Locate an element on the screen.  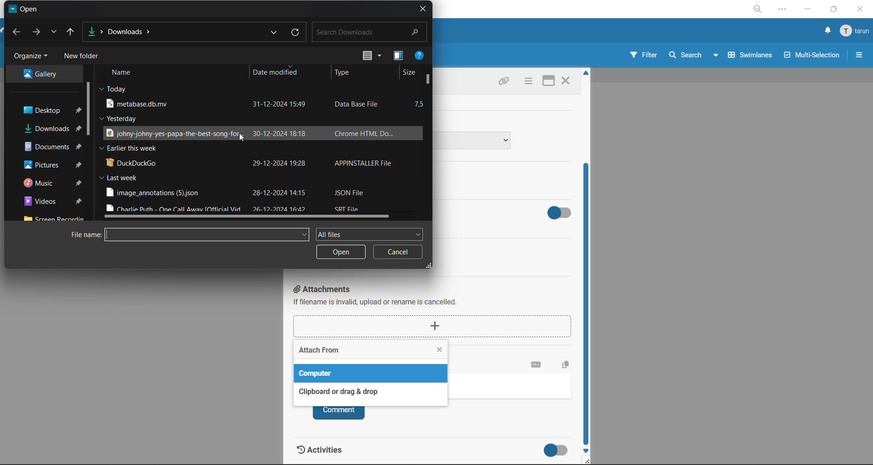
close is located at coordinates (861, 10).